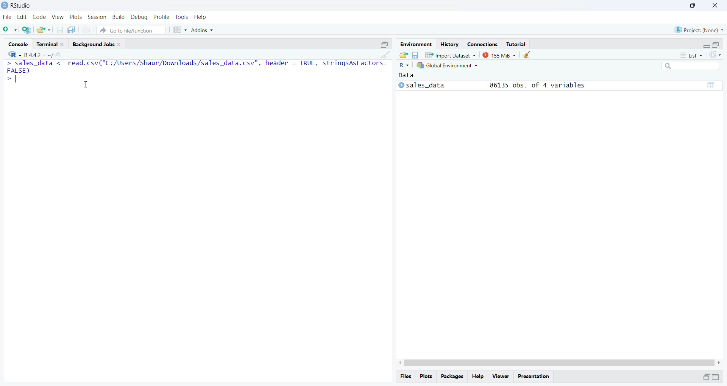 The image size is (727, 386). I want to click on Clear console (CTRL + L), so click(384, 54).